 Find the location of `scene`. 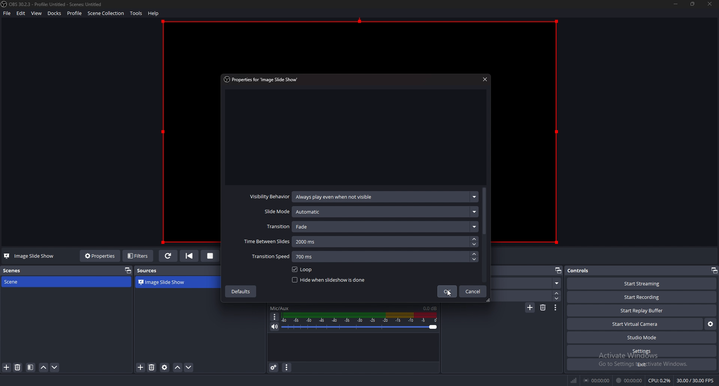

scene is located at coordinates (26, 282).